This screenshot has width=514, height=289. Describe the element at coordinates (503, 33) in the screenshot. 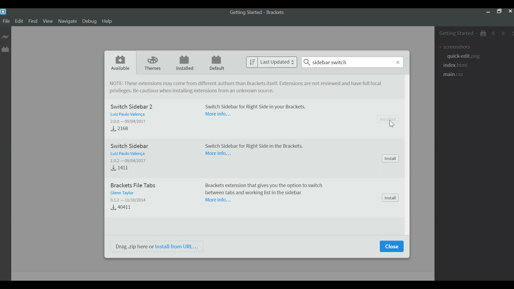

I see `Navigate Forward` at that location.